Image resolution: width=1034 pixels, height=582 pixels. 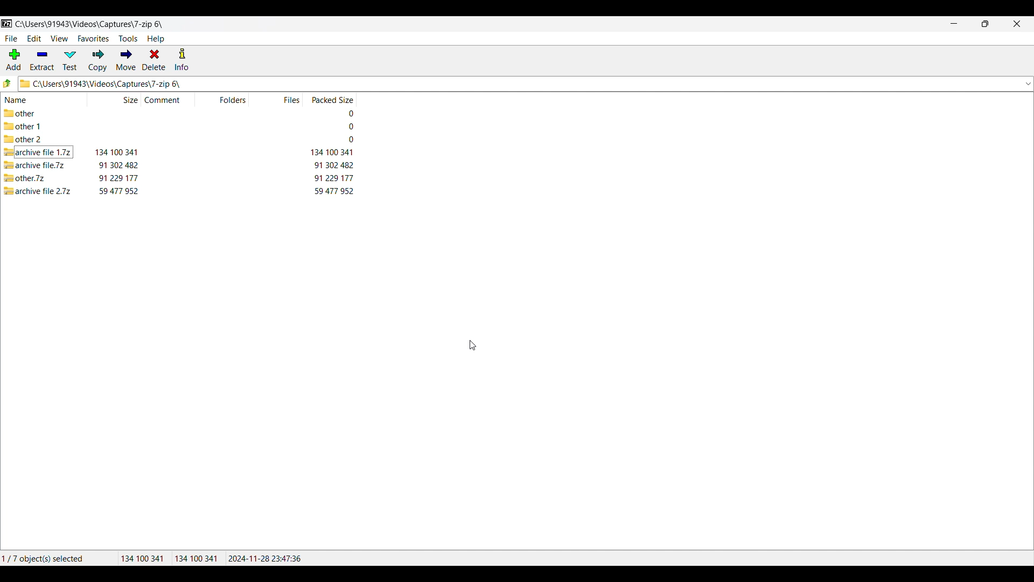 I want to click on archive file 2.7z , so click(x=39, y=190).